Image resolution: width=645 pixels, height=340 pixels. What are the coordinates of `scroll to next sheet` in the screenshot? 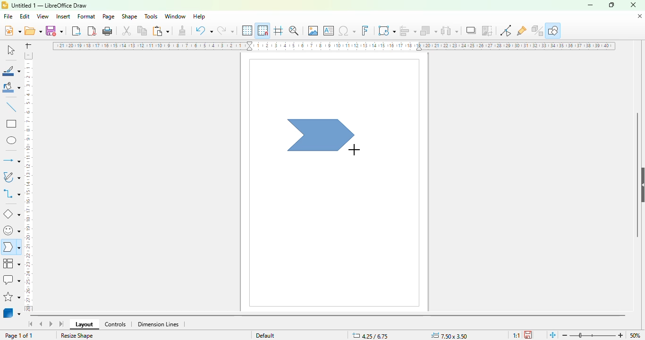 It's located at (51, 323).